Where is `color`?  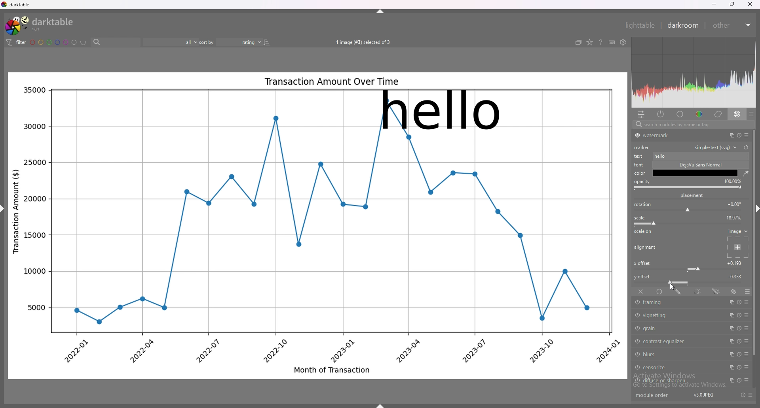 color is located at coordinates (640, 173).